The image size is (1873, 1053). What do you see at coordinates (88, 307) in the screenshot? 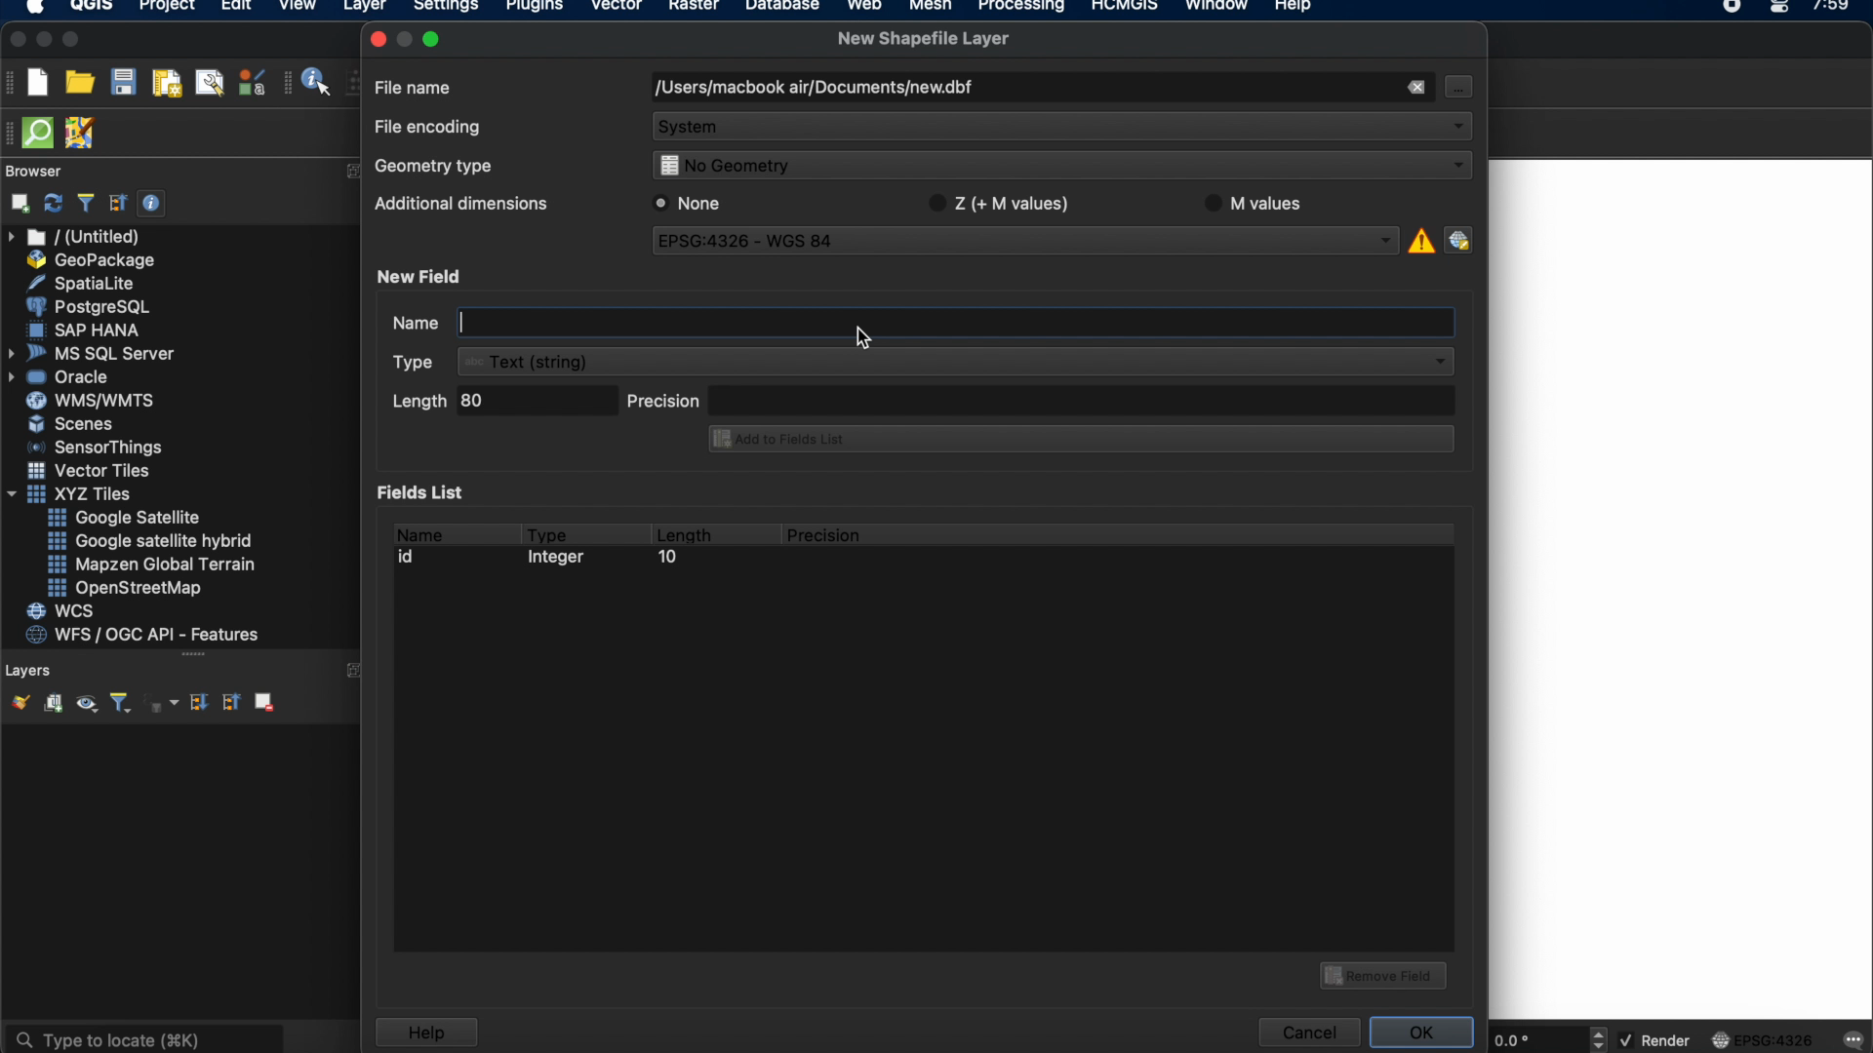
I see `postgresql` at bounding box center [88, 307].